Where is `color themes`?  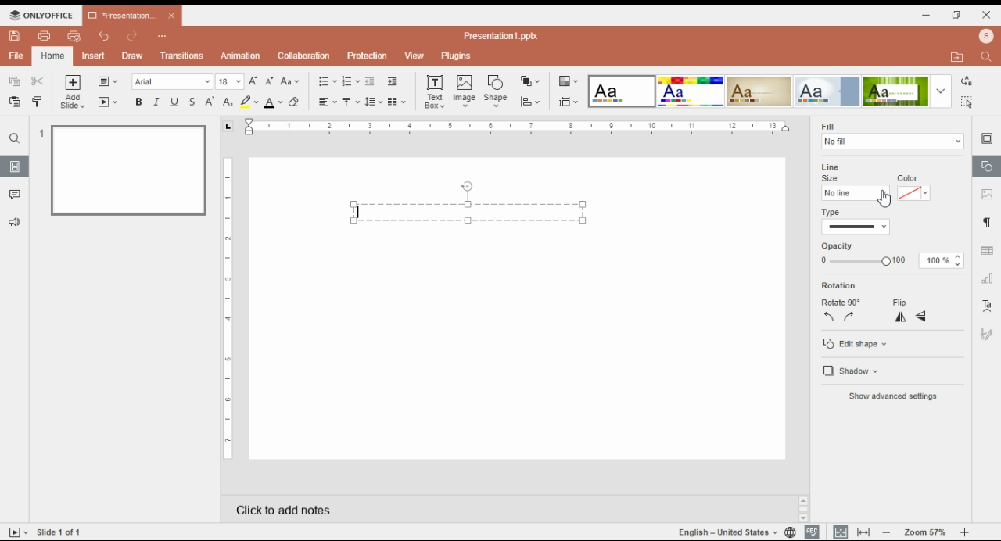
color themes is located at coordinates (568, 81).